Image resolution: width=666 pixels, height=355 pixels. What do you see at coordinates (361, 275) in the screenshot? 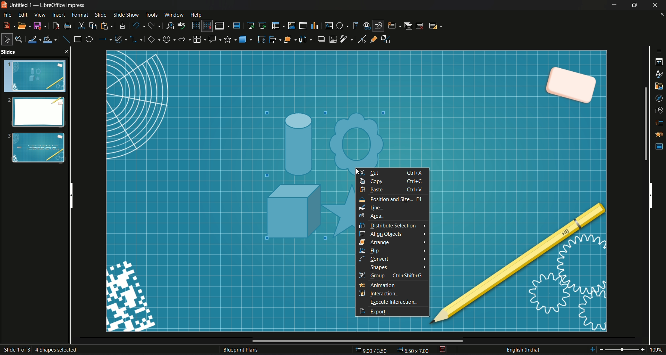
I see `group` at bounding box center [361, 275].